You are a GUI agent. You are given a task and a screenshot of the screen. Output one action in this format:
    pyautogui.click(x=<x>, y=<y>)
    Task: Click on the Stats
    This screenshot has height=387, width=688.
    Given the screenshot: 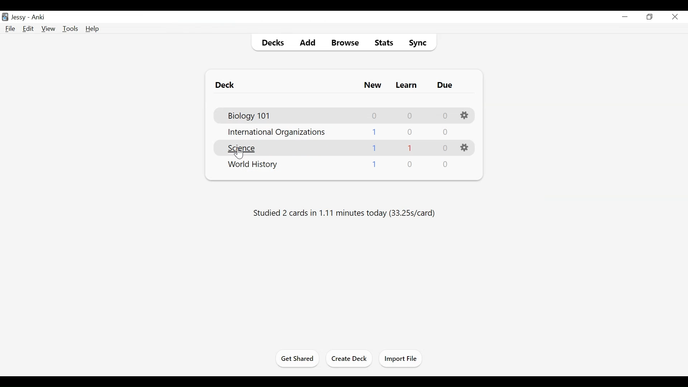 What is the action you would take?
    pyautogui.click(x=384, y=43)
    